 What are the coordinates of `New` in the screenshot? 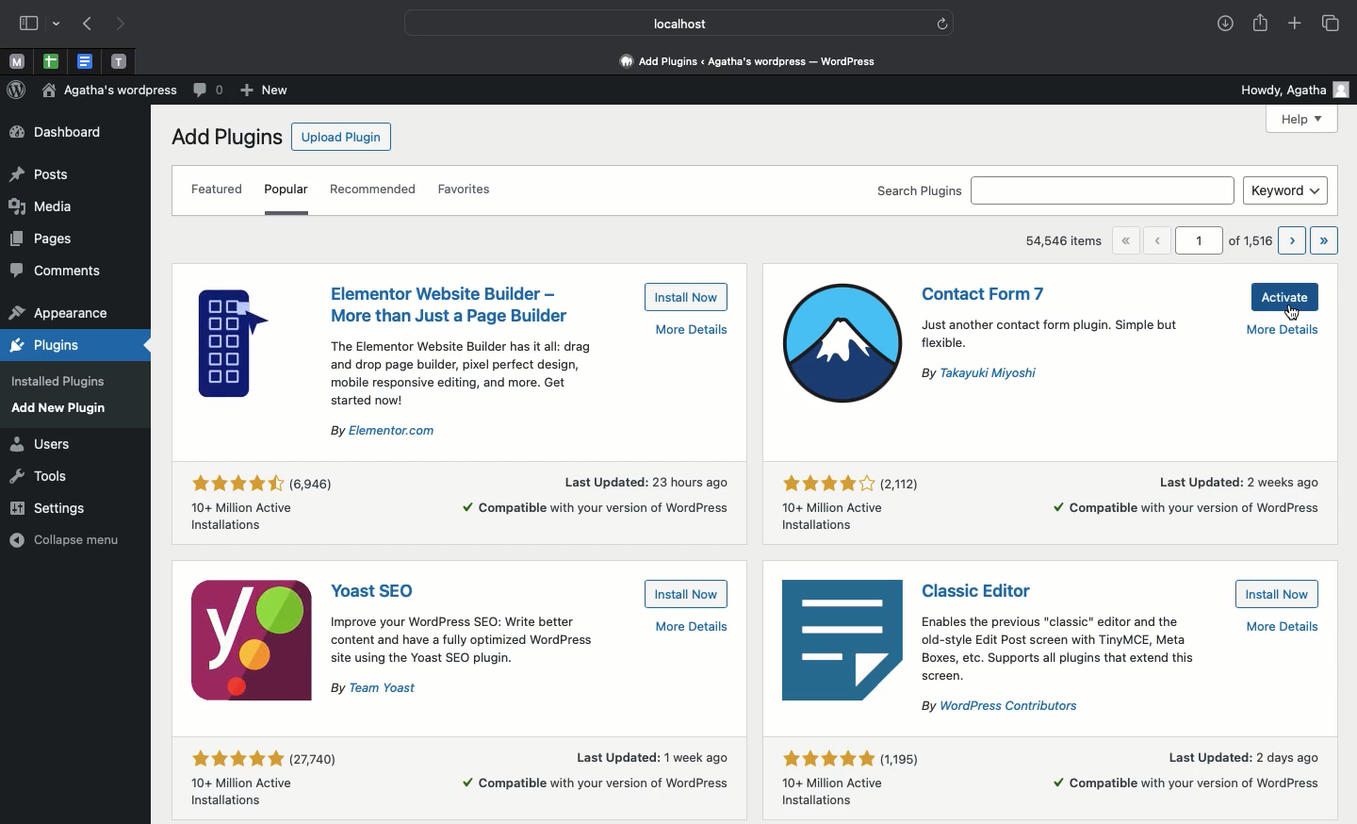 It's located at (264, 90).